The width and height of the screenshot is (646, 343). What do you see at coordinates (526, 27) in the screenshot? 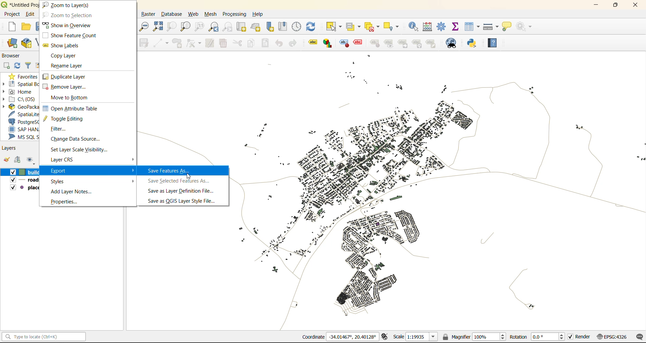
I see `no action` at bounding box center [526, 27].